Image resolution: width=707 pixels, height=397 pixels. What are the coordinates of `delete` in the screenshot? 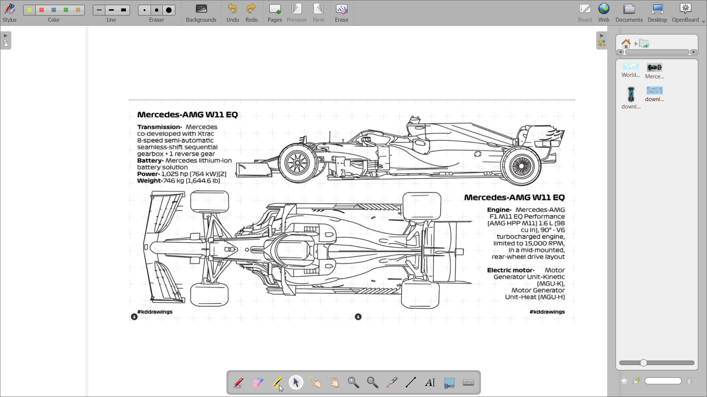 It's located at (690, 382).